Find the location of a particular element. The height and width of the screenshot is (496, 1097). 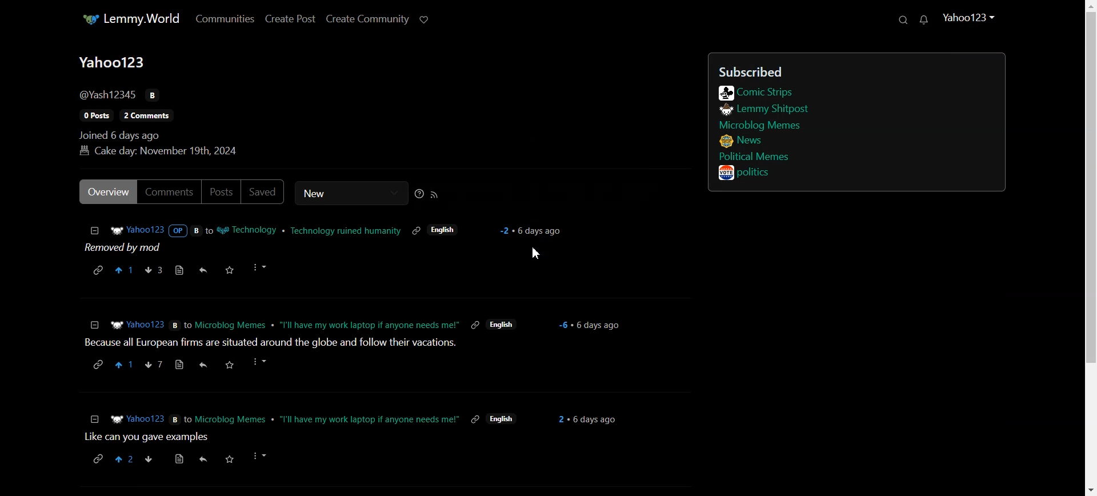

2 6 days ago is located at coordinates (585, 419).